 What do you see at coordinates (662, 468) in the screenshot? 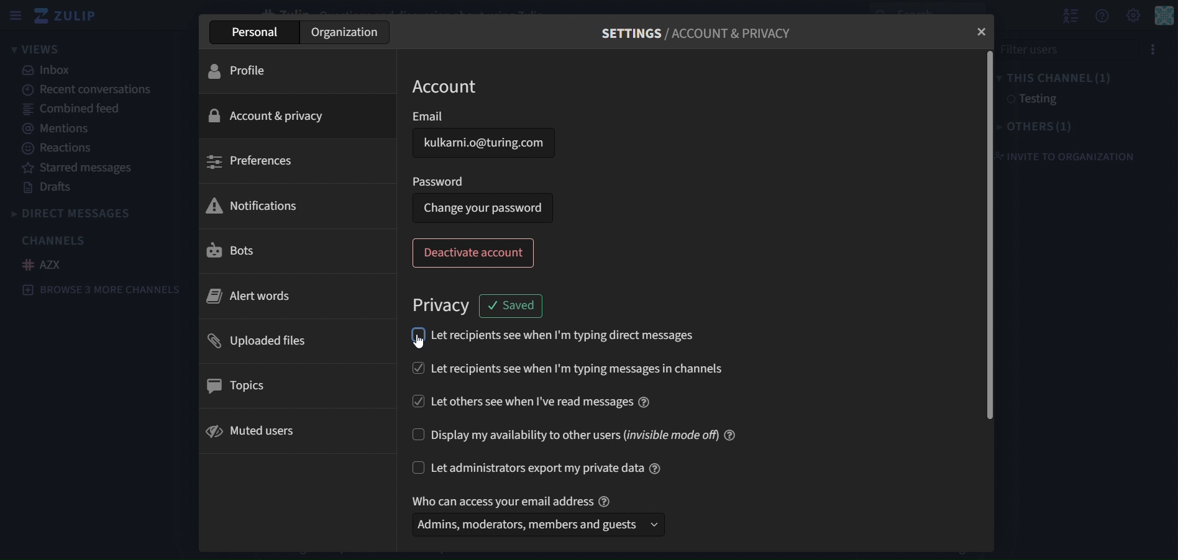
I see `information` at bounding box center [662, 468].